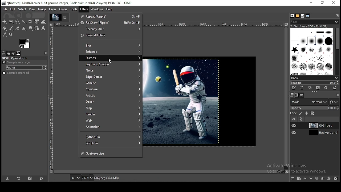 The height and width of the screenshot is (192, 341). What do you see at coordinates (111, 17) in the screenshot?
I see `repeat "ripple"` at bounding box center [111, 17].